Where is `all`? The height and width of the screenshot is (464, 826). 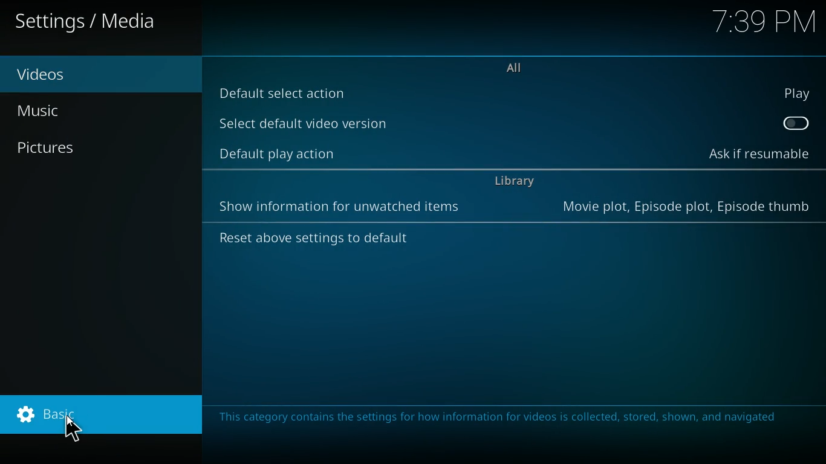 all is located at coordinates (513, 67).